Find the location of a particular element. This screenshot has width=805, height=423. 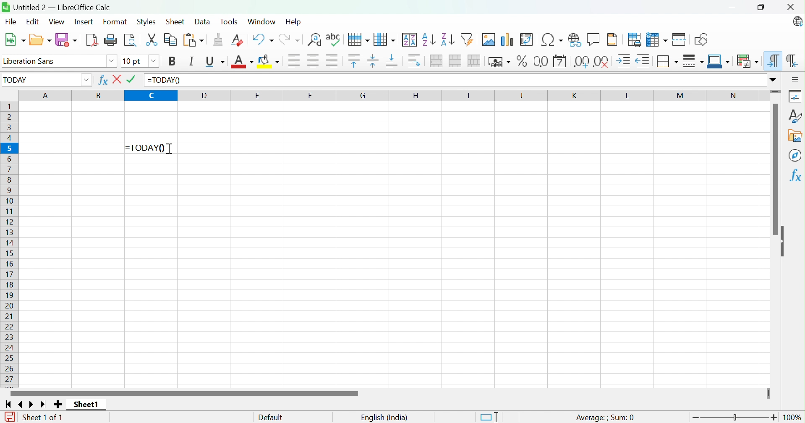

The document has been modified. Click to save the document is located at coordinates (7, 417).